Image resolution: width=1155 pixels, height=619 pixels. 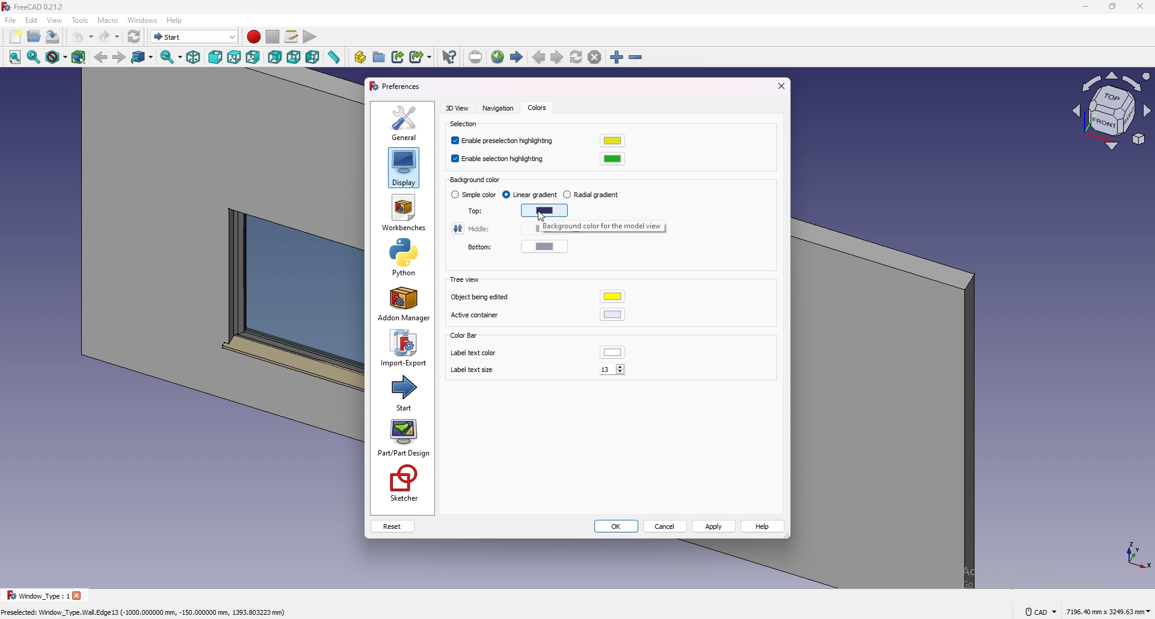 What do you see at coordinates (119, 58) in the screenshot?
I see `forward` at bounding box center [119, 58].